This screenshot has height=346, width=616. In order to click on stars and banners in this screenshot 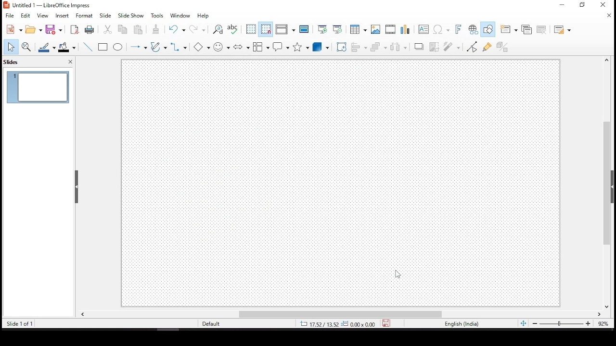, I will do `click(301, 46)`.